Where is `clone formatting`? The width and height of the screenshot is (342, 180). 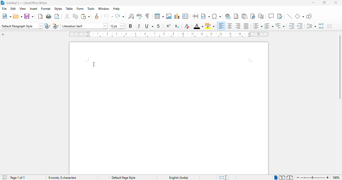
clone formatting is located at coordinates (97, 16).